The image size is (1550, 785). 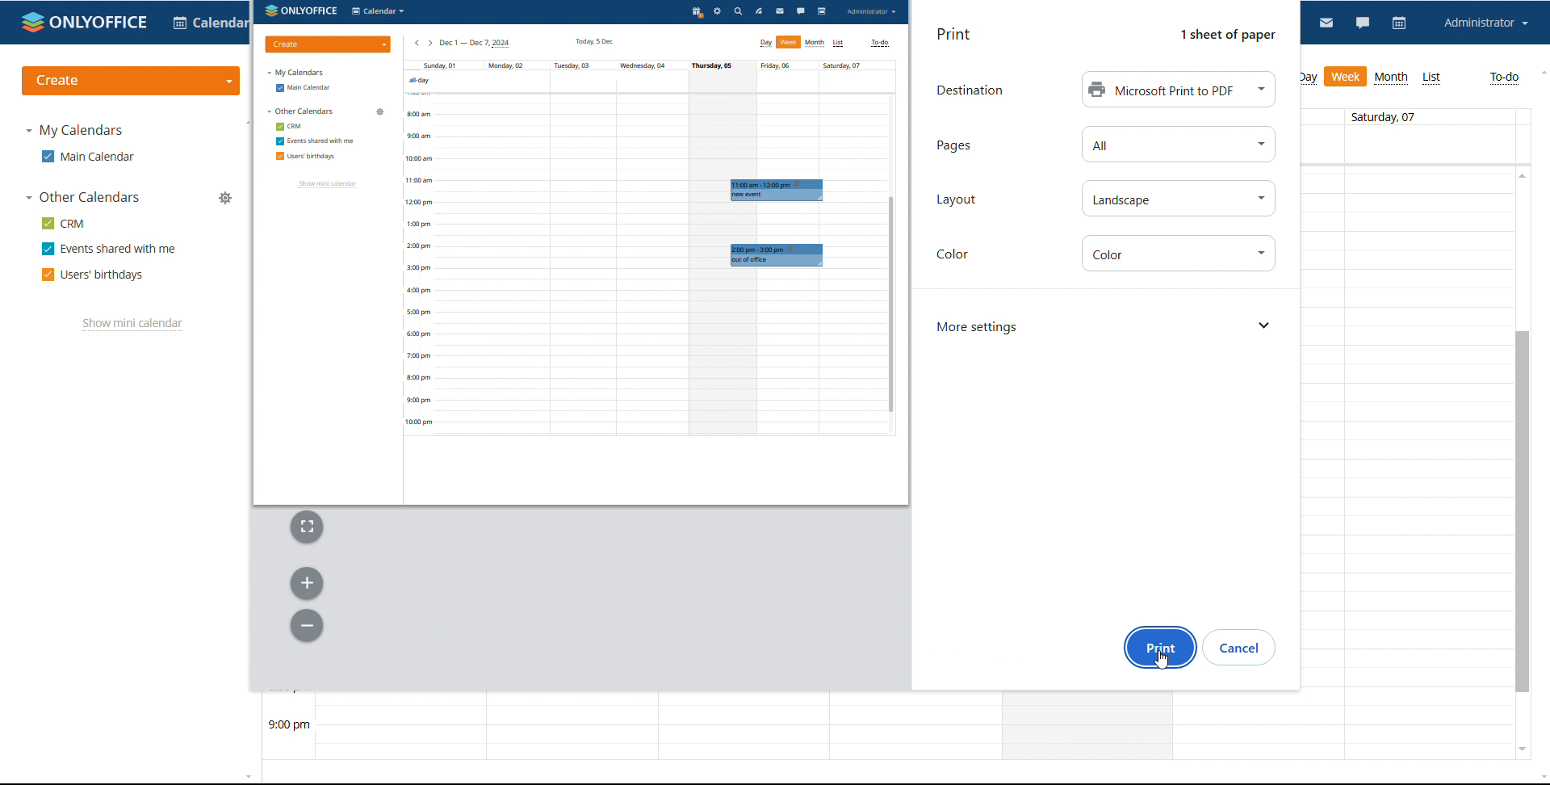 What do you see at coordinates (132, 325) in the screenshot?
I see `show mini calendar` at bounding box center [132, 325].